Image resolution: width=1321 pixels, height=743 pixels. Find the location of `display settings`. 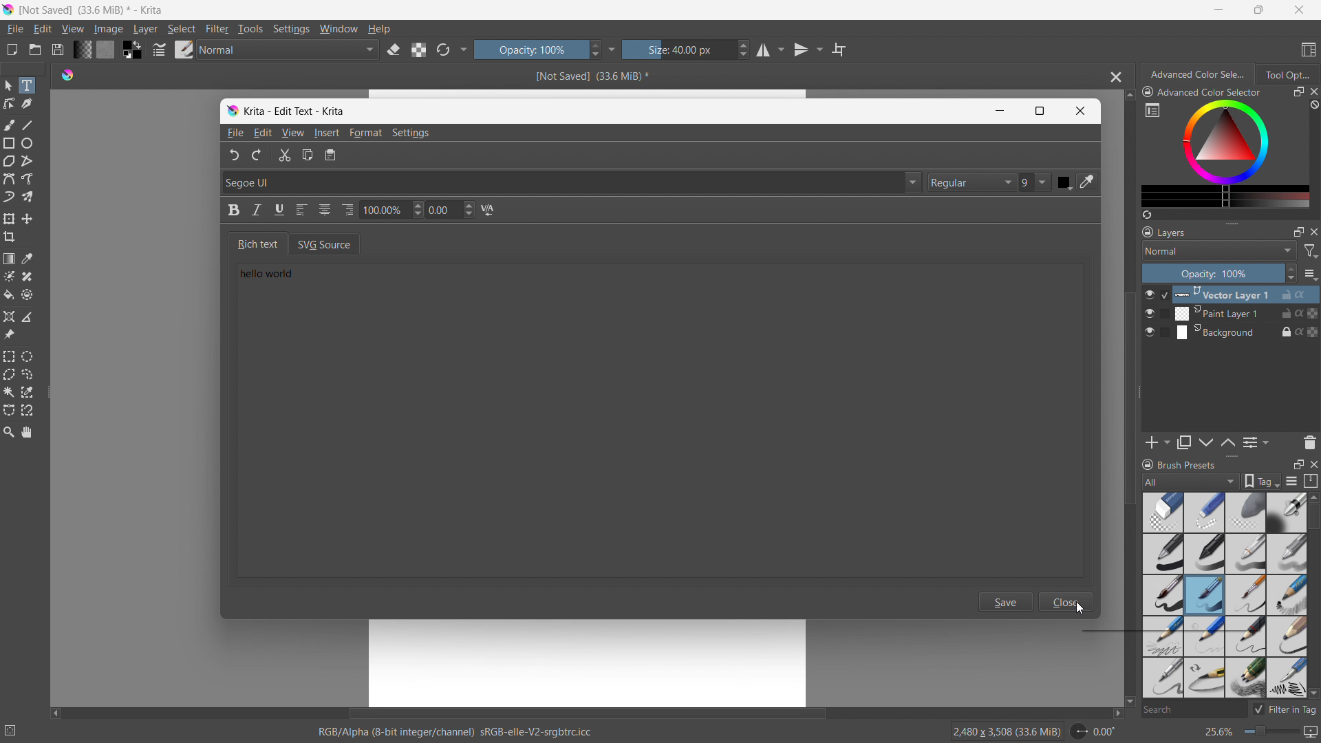

display settings is located at coordinates (1291, 481).